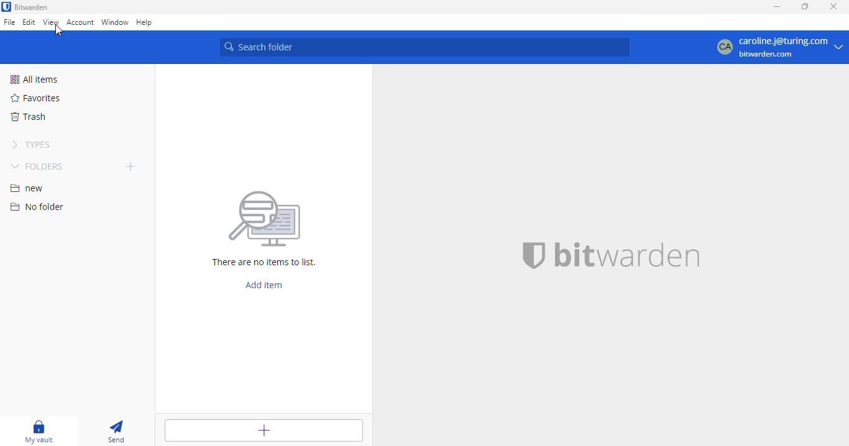 This screenshot has width=849, height=446. Describe the element at coordinates (115, 22) in the screenshot. I see `window` at that location.